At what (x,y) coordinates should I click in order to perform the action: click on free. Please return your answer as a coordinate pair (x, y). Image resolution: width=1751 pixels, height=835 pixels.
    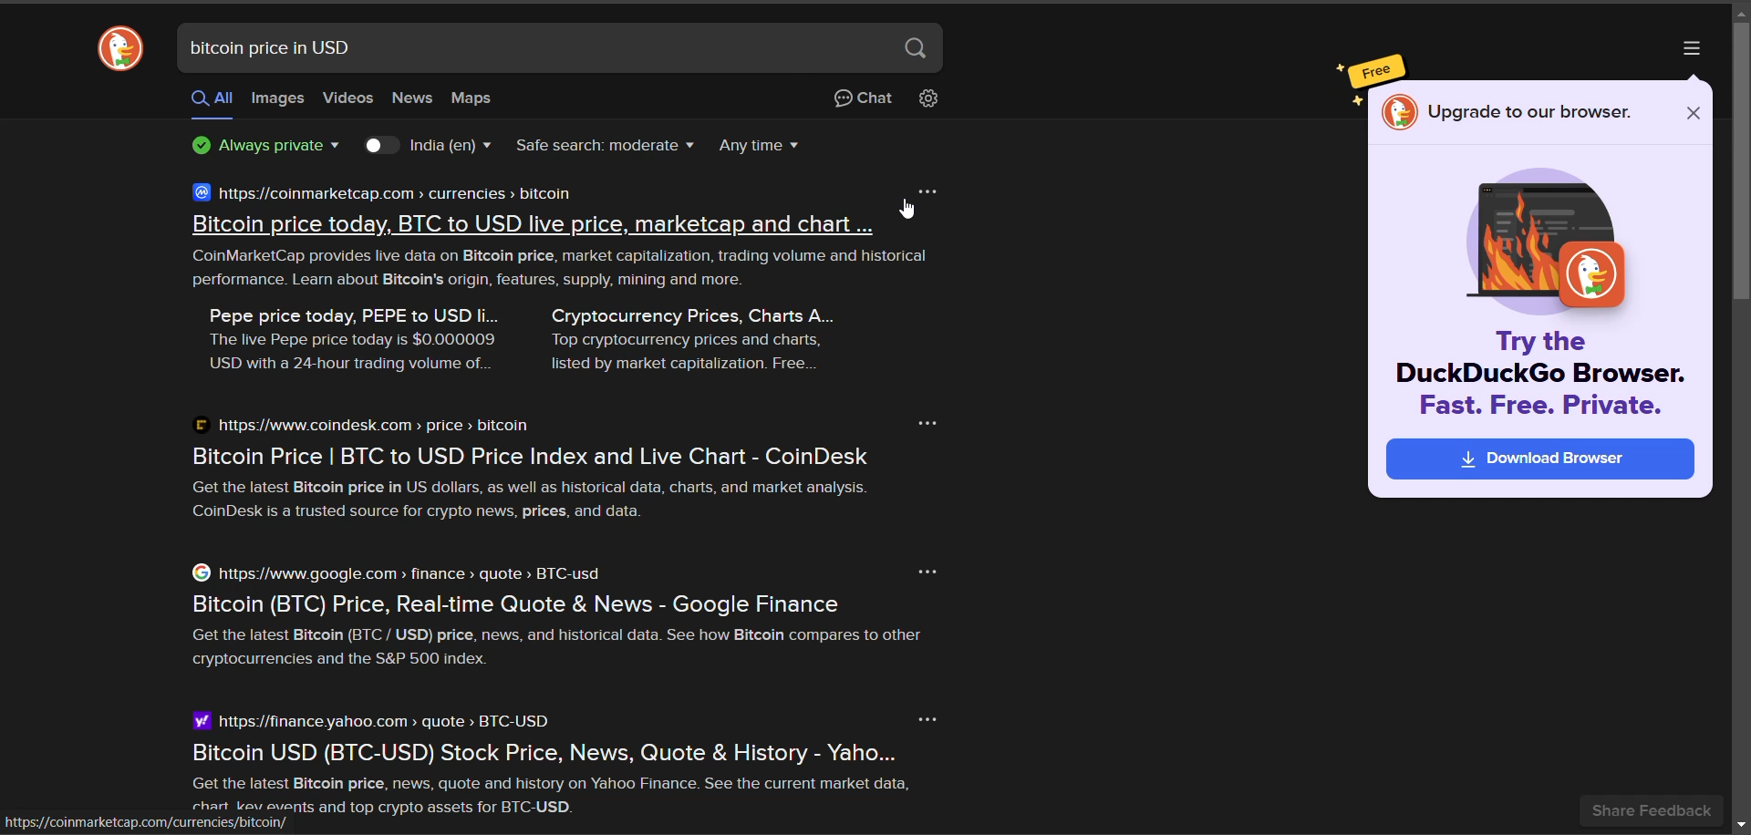
    Looking at the image, I should click on (1377, 71).